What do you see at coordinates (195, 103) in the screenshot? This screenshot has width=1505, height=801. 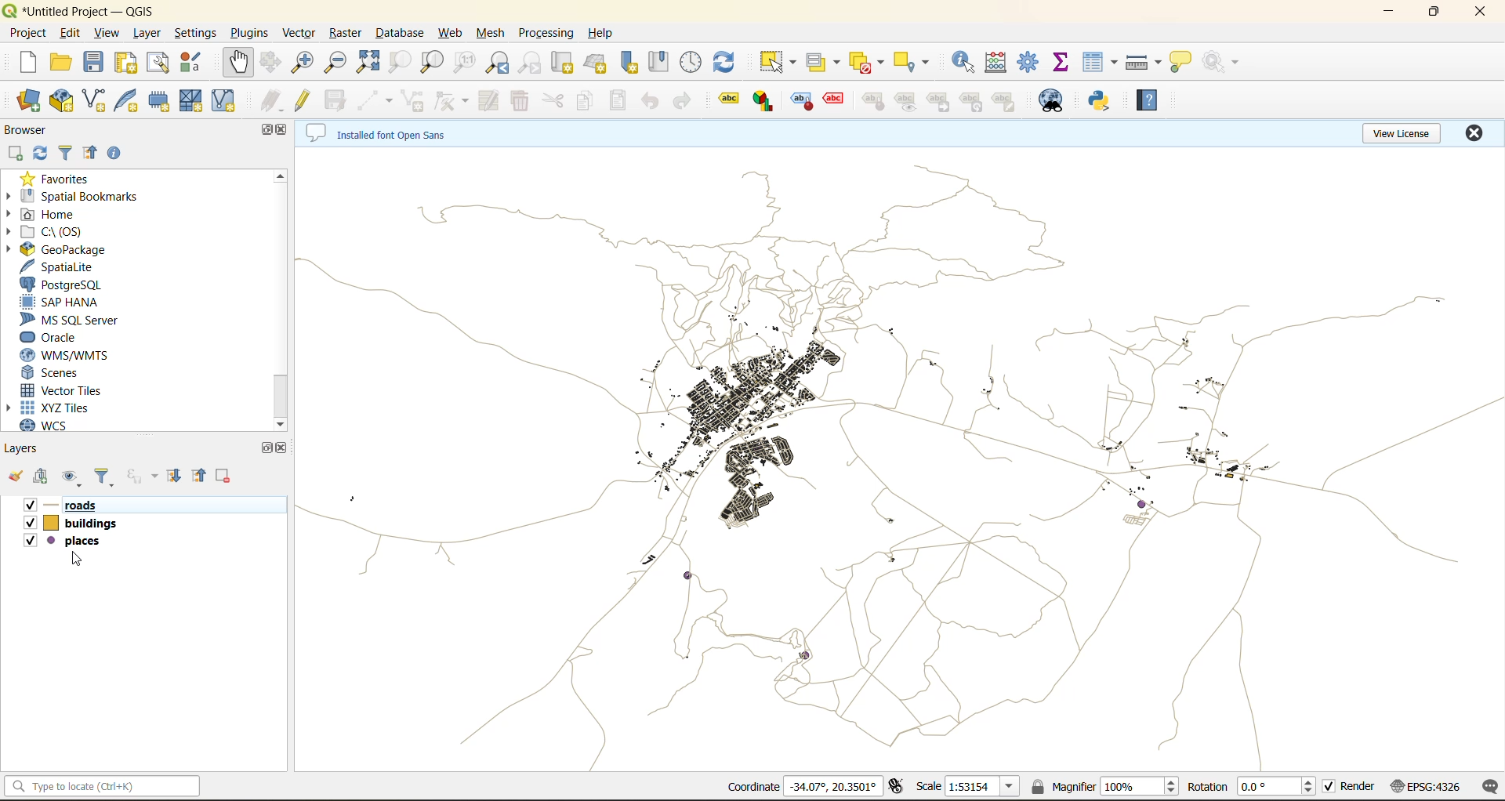 I see `mesh layer` at bounding box center [195, 103].